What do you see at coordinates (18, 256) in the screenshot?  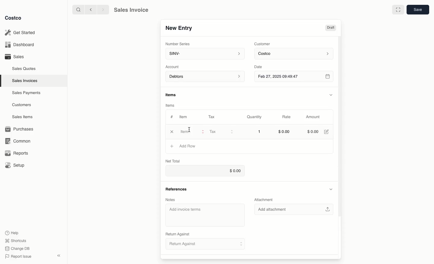 I see `Report Issue` at bounding box center [18, 256].